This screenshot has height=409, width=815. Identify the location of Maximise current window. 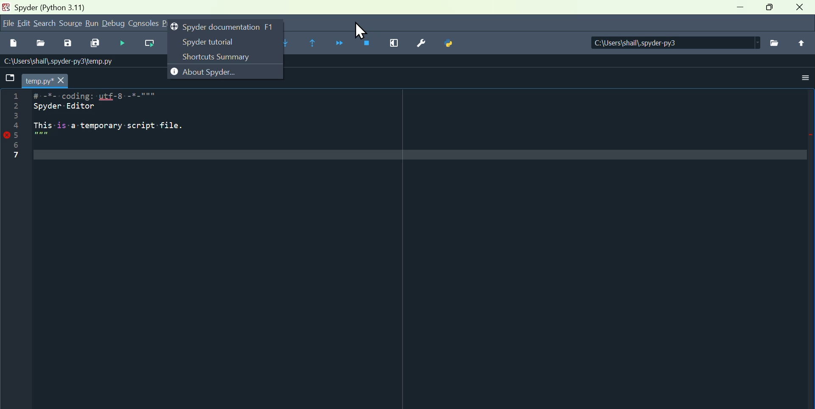
(396, 42).